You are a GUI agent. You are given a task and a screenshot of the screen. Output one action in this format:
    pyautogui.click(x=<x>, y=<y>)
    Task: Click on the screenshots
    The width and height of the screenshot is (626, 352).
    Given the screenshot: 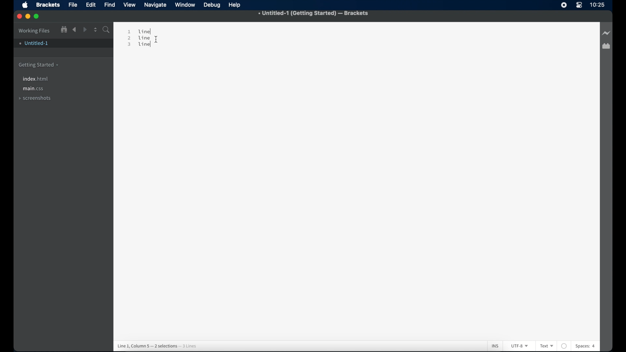 What is the action you would take?
    pyautogui.click(x=35, y=98)
    